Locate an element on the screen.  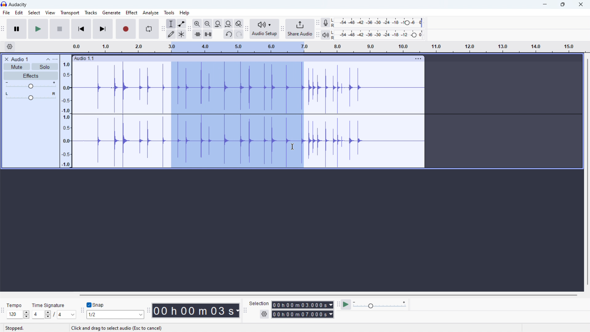
stop is located at coordinates (60, 29).